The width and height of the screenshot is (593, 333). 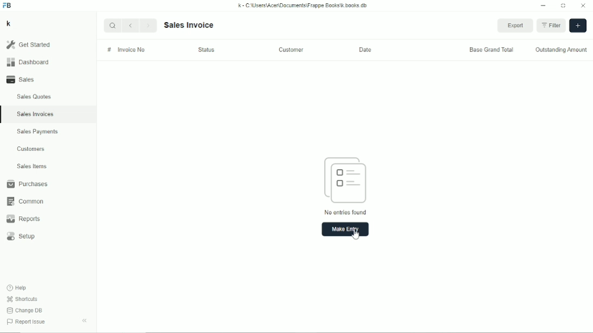 What do you see at coordinates (8, 5) in the screenshot?
I see `FB` at bounding box center [8, 5].